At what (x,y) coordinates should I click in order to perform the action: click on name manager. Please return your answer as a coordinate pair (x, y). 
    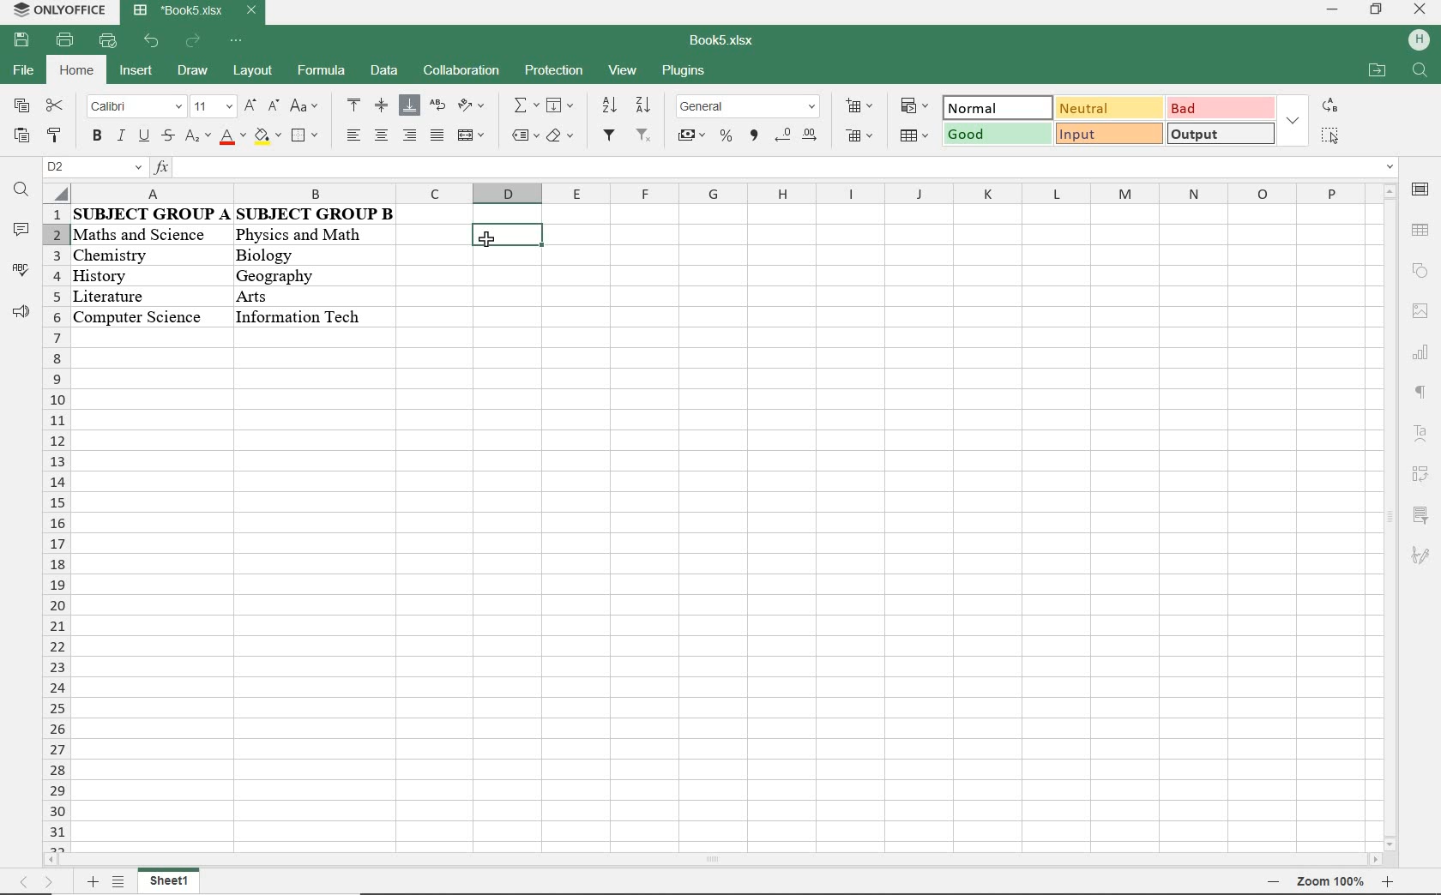
    Looking at the image, I should click on (93, 167).